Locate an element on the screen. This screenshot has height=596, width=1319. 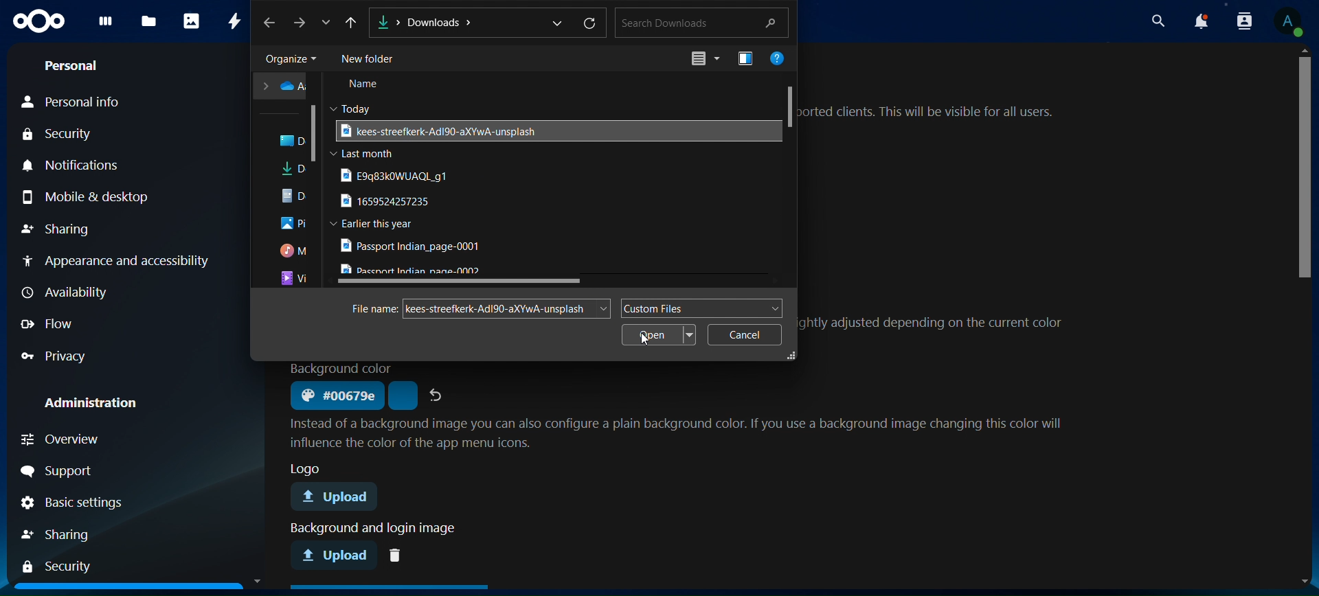
cancel is located at coordinates (744, 334).